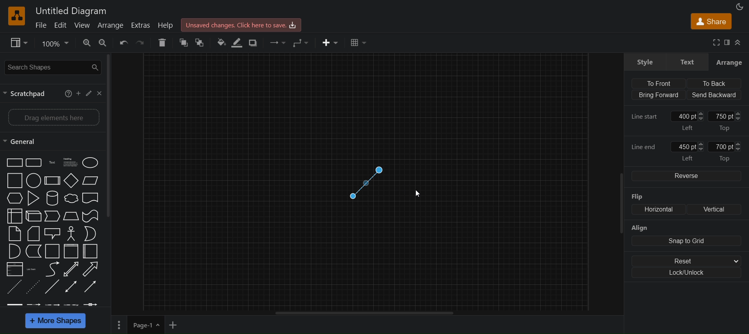 The image size is (749, 334). What do you see at coordinates (84, 25) in the screenshot?
I see `view` at bounding box center [84, 25].